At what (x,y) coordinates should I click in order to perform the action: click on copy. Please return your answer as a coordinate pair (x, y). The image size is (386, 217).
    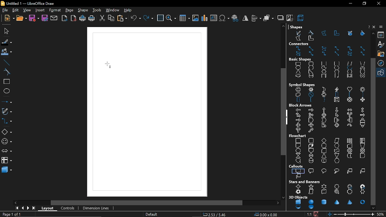
    Looking at the image, I should click on (111, 18).